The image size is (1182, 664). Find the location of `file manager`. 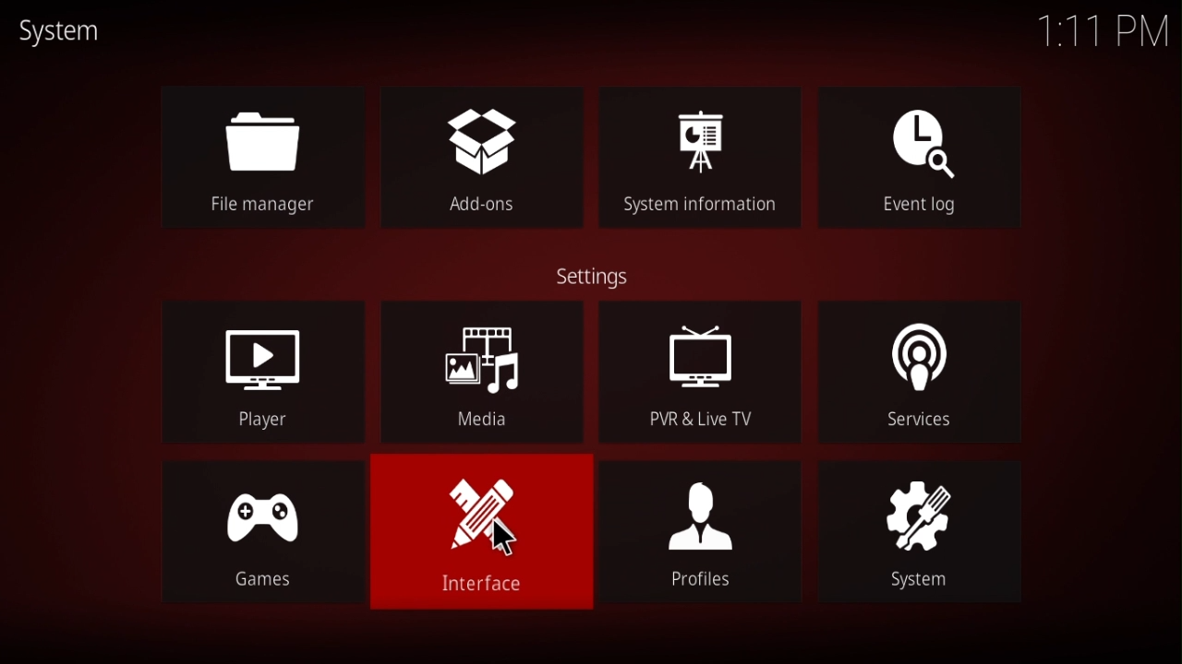

file manager is located at coordinates (265, 156).